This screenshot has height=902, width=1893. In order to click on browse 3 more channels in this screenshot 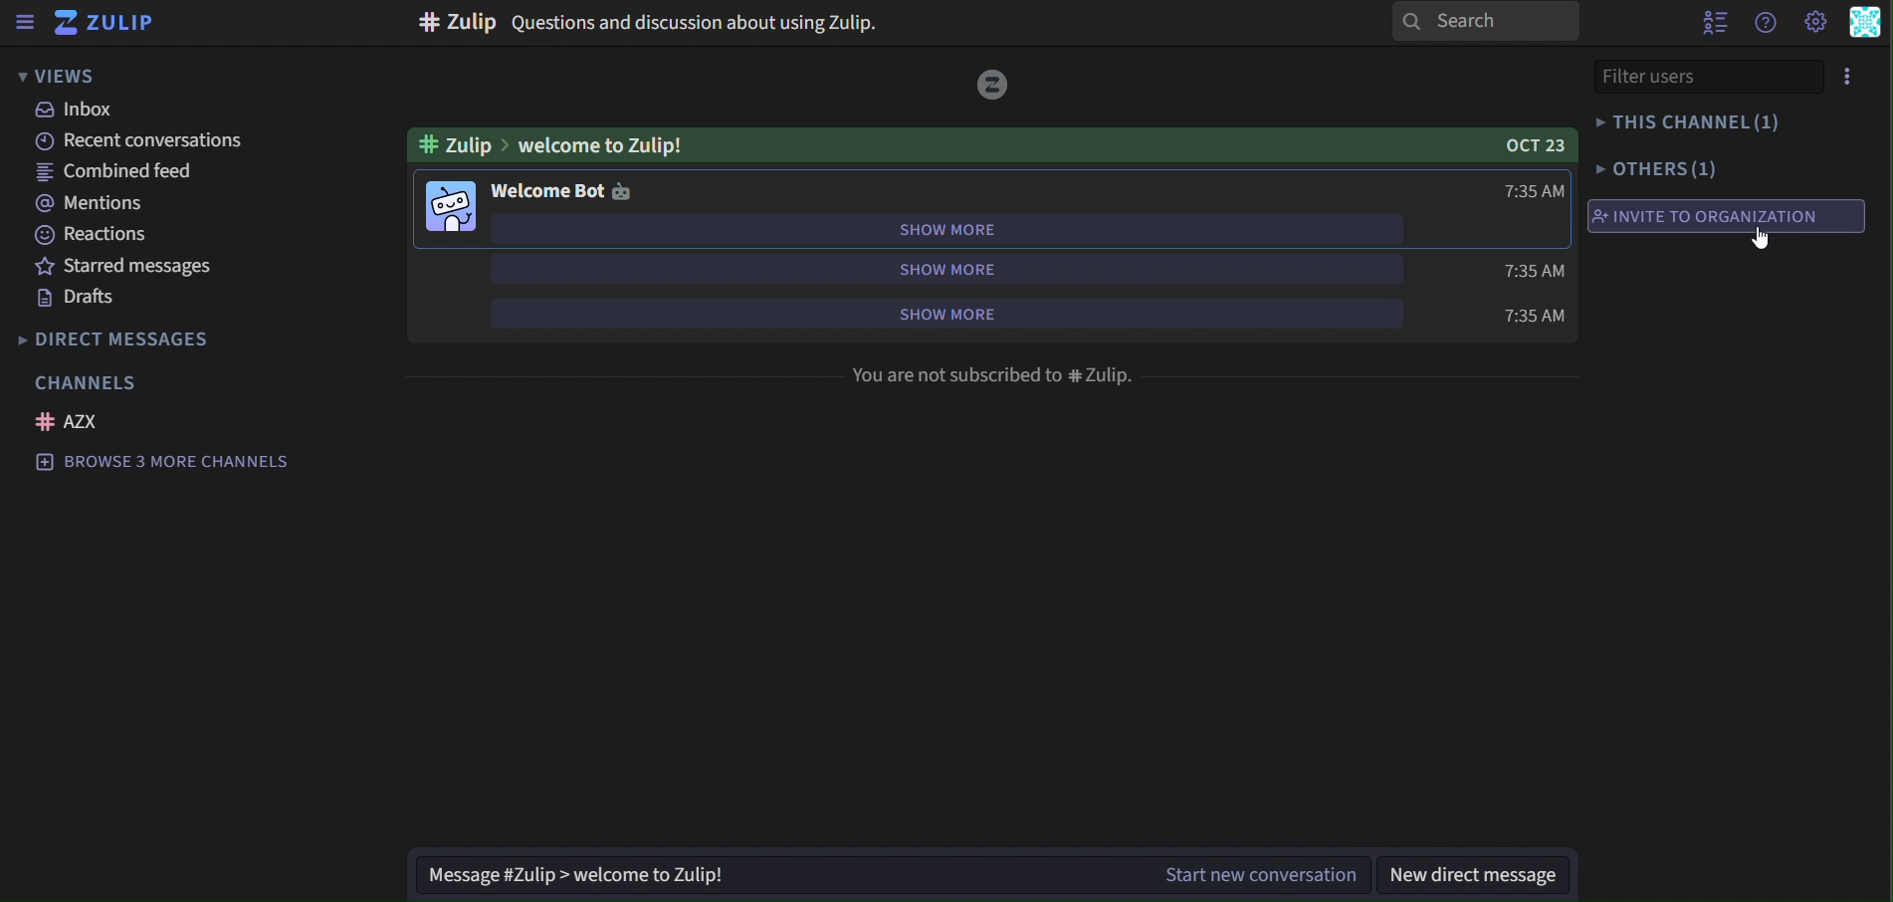, I will do `click(185, 461)`.